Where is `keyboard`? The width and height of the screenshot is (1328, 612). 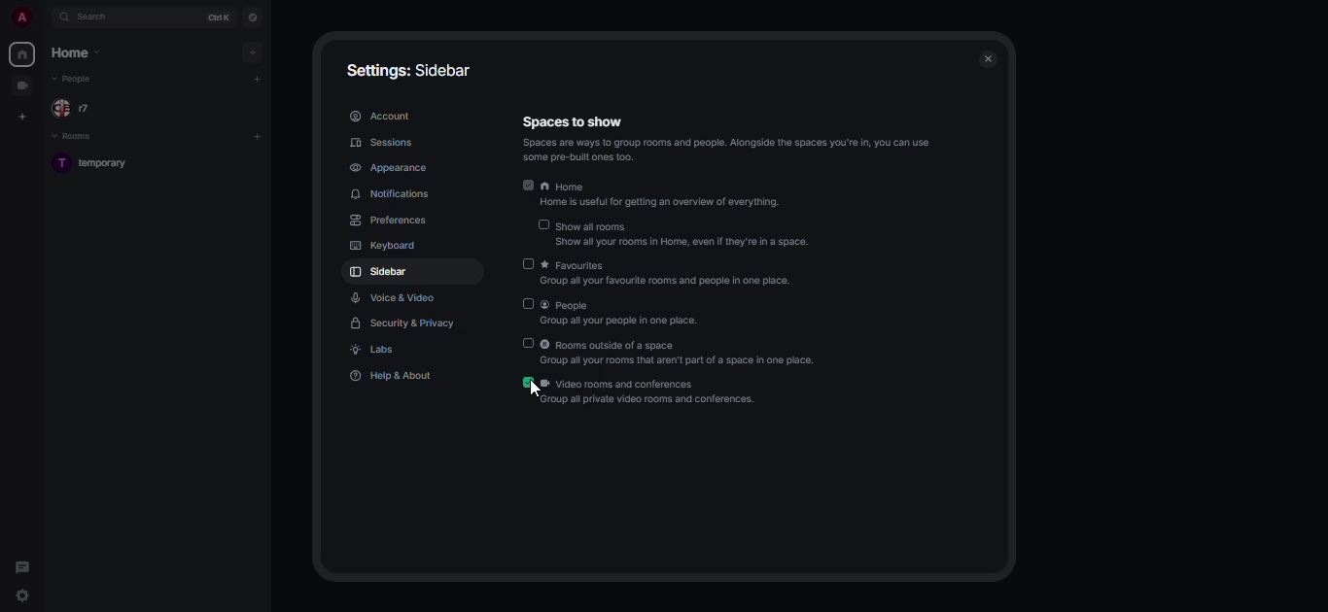
keyboard is located at coordinates (384, 246).